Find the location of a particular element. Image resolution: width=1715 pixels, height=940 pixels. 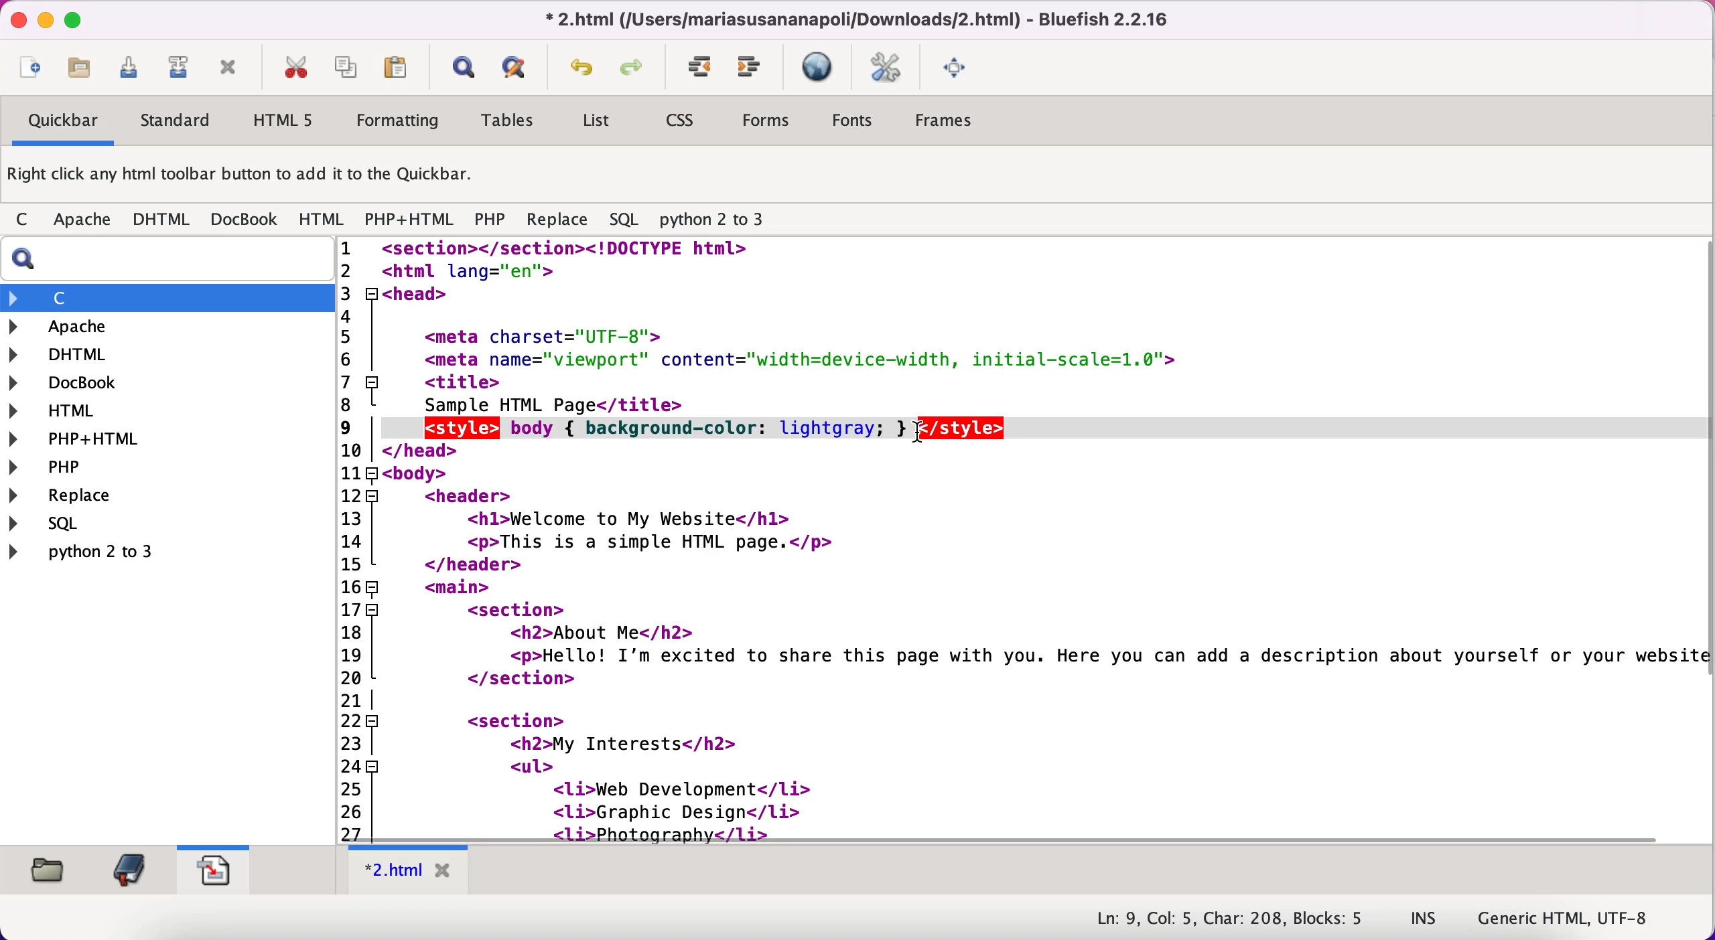

cut is located at coordinates (295, 68).